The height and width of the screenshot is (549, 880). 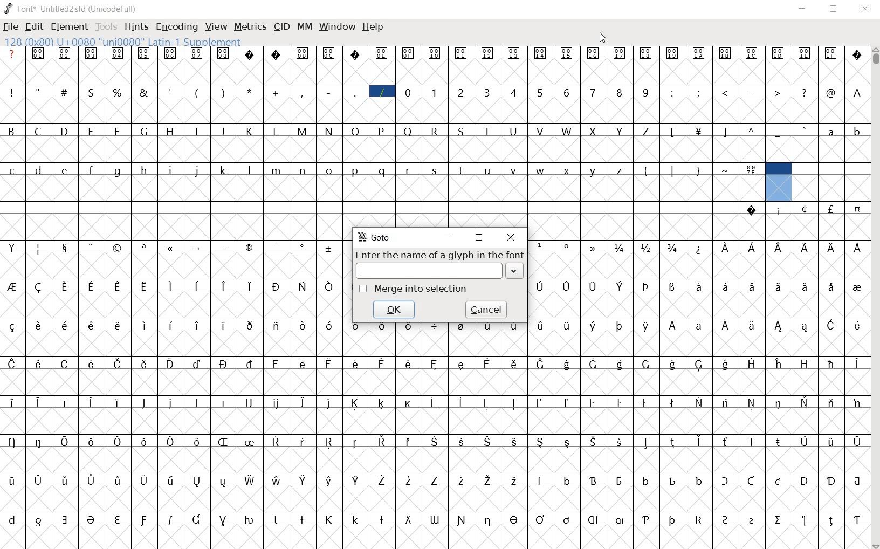 I want to click on Symbol, so click(x=778, y=442).